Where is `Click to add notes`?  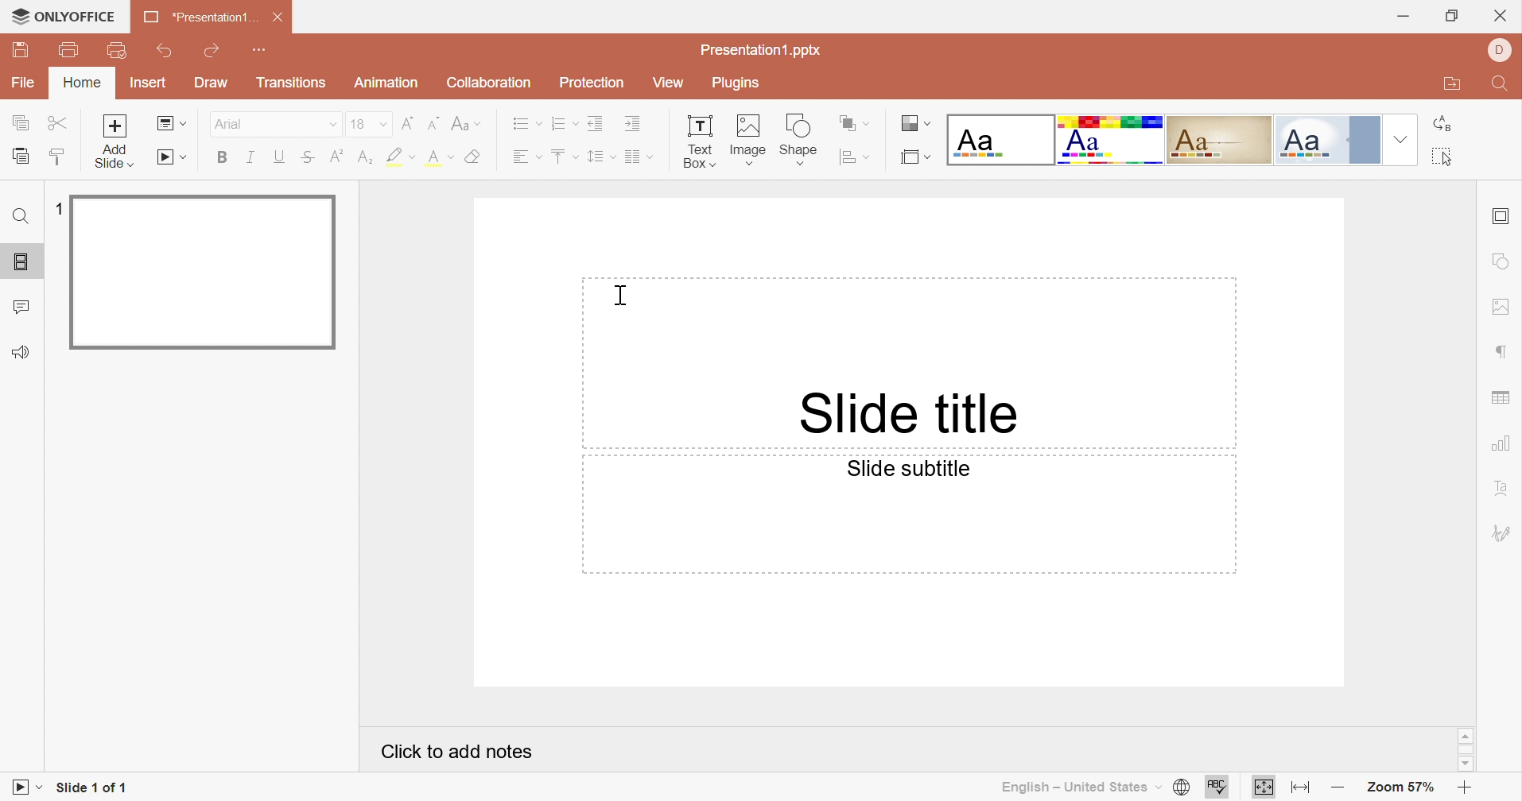 Click to add notes is located at coordinates (457, 749).